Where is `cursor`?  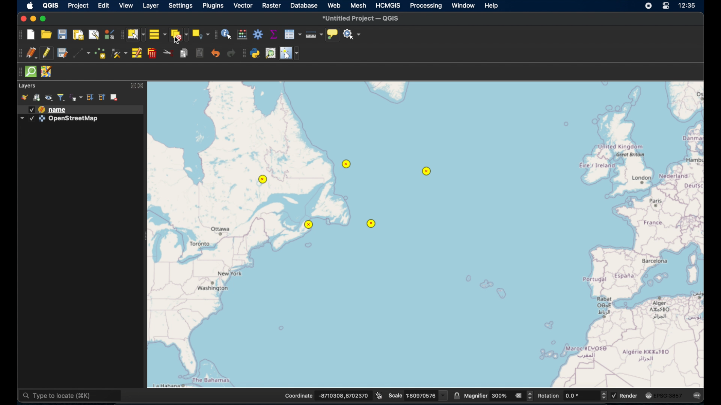 cursor is located at coordinates (178, 41).